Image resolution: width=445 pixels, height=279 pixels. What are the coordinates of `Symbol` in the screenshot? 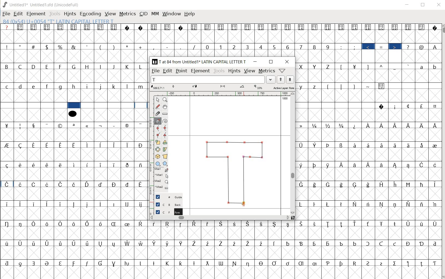 It's located at (208, 243).